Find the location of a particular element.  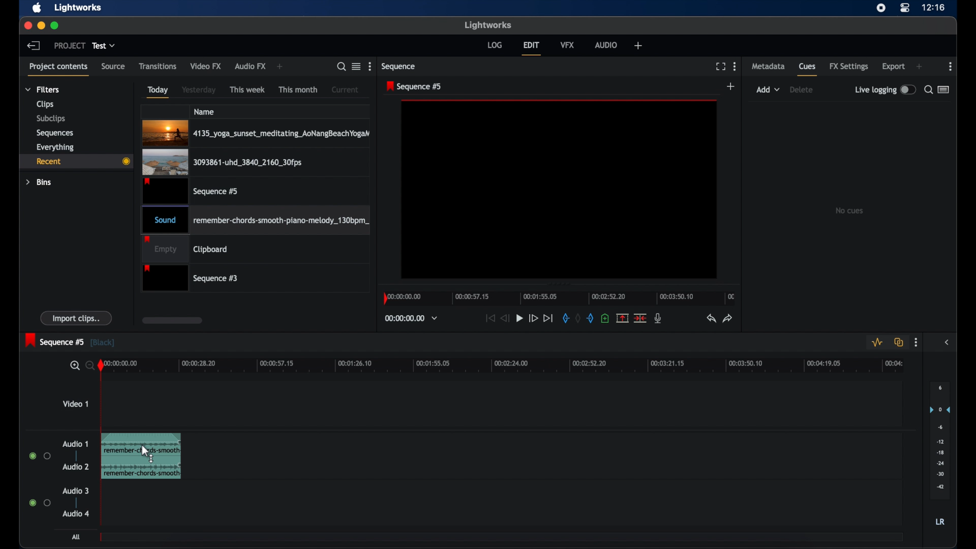

transitions is located at coordinates (158, 66).